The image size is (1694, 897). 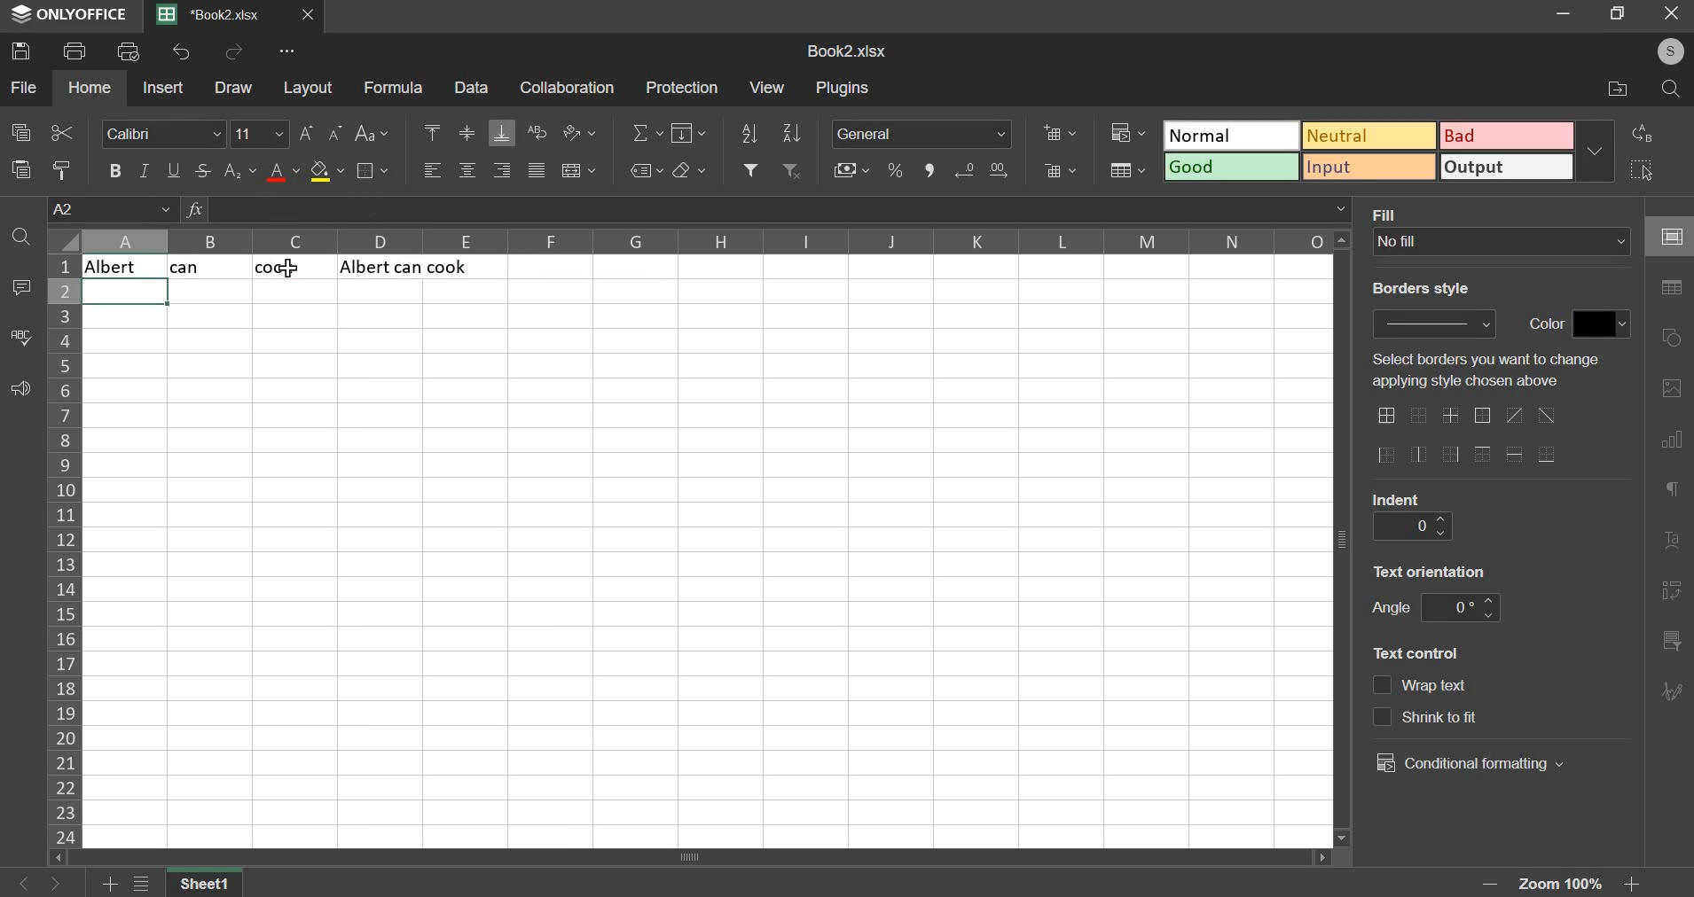 What do you see at coordinates (467, 171) in the screenshot?
I see `align center` at bounding box center [467, 171].